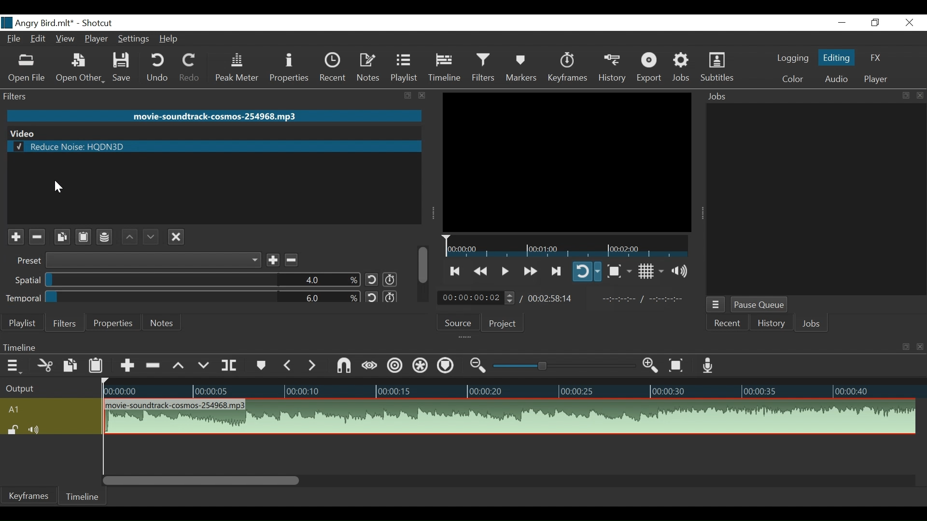 The width and height of the screenshot is (927, 521). Describe the element at coordinates (910, 23) in the screenshot. I see `Close` at that location.